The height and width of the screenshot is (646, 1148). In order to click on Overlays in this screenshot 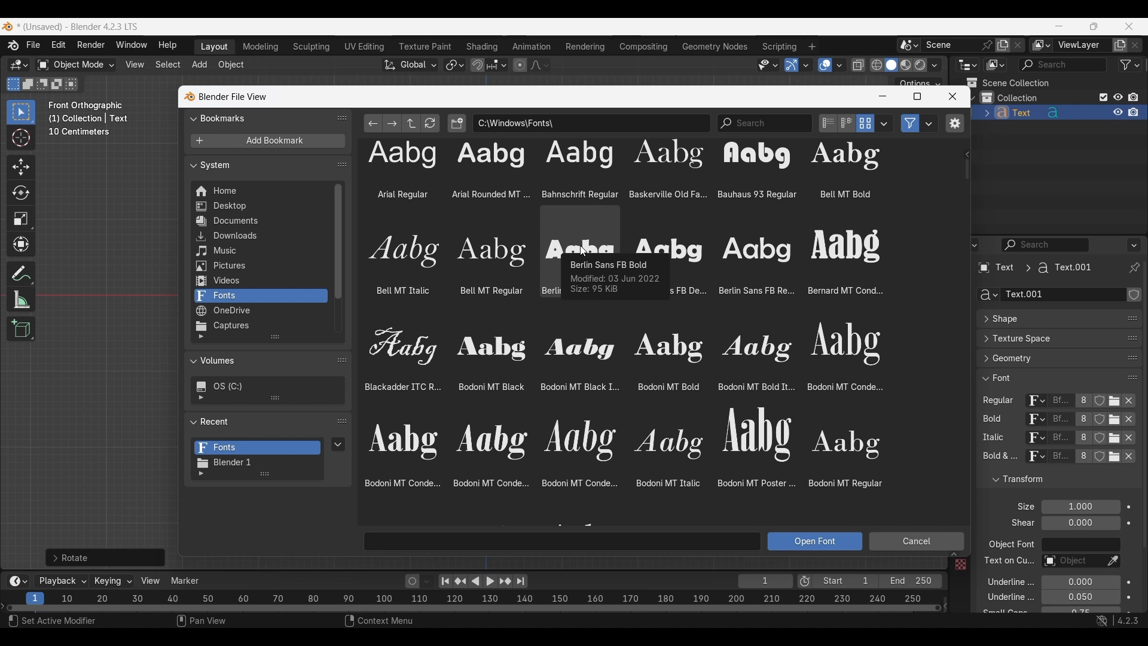, I will do `click(839, 65)`.